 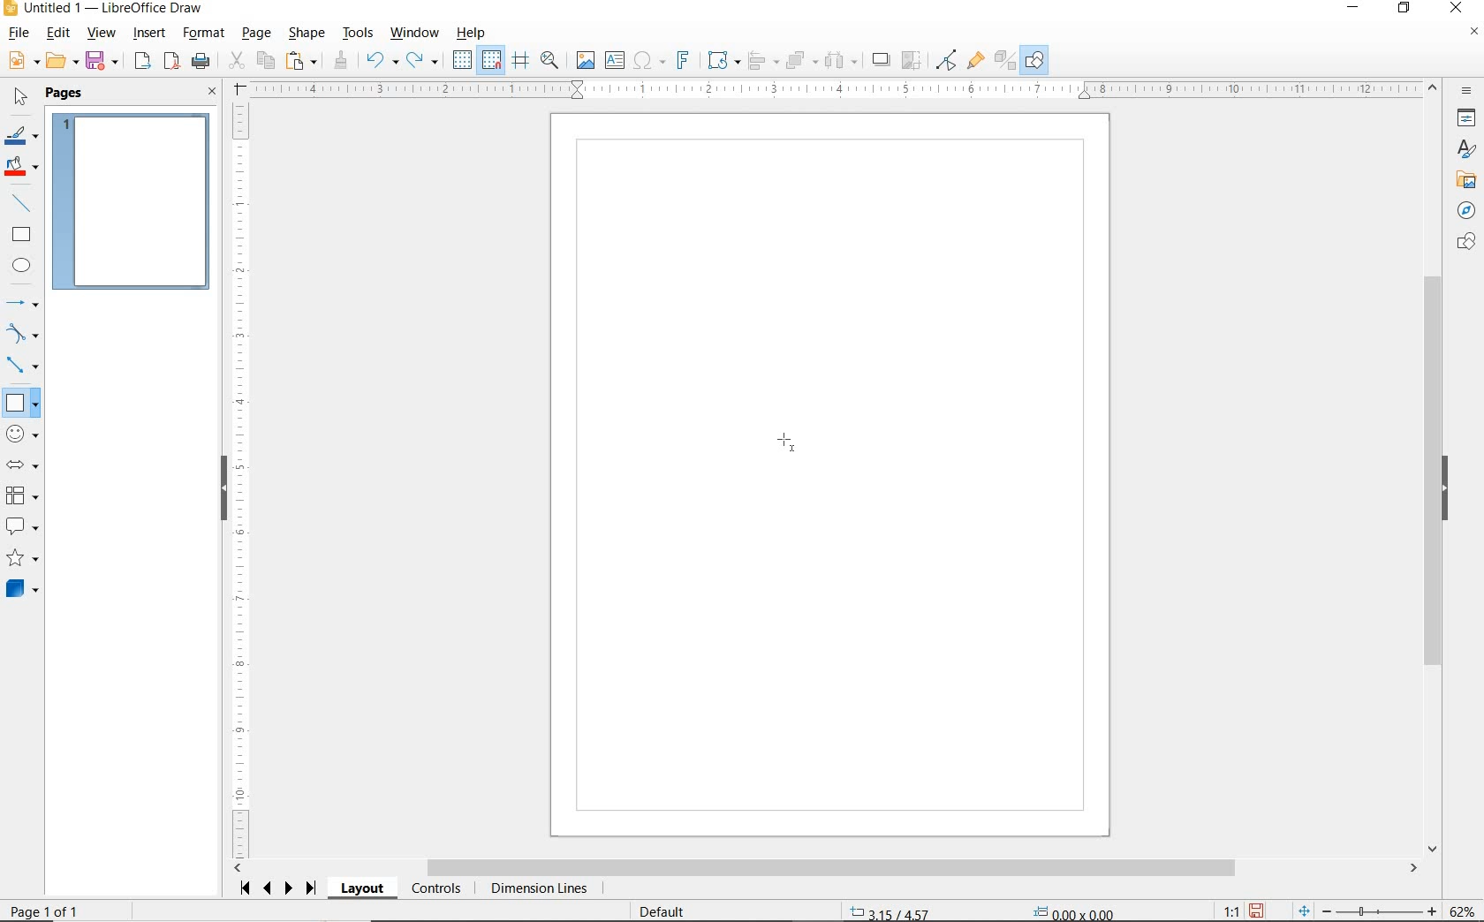 What do you see at coordinates (23, 303) in the screenshot?
I see `LINES AND ARROWS` at bounding box center [23, 303].